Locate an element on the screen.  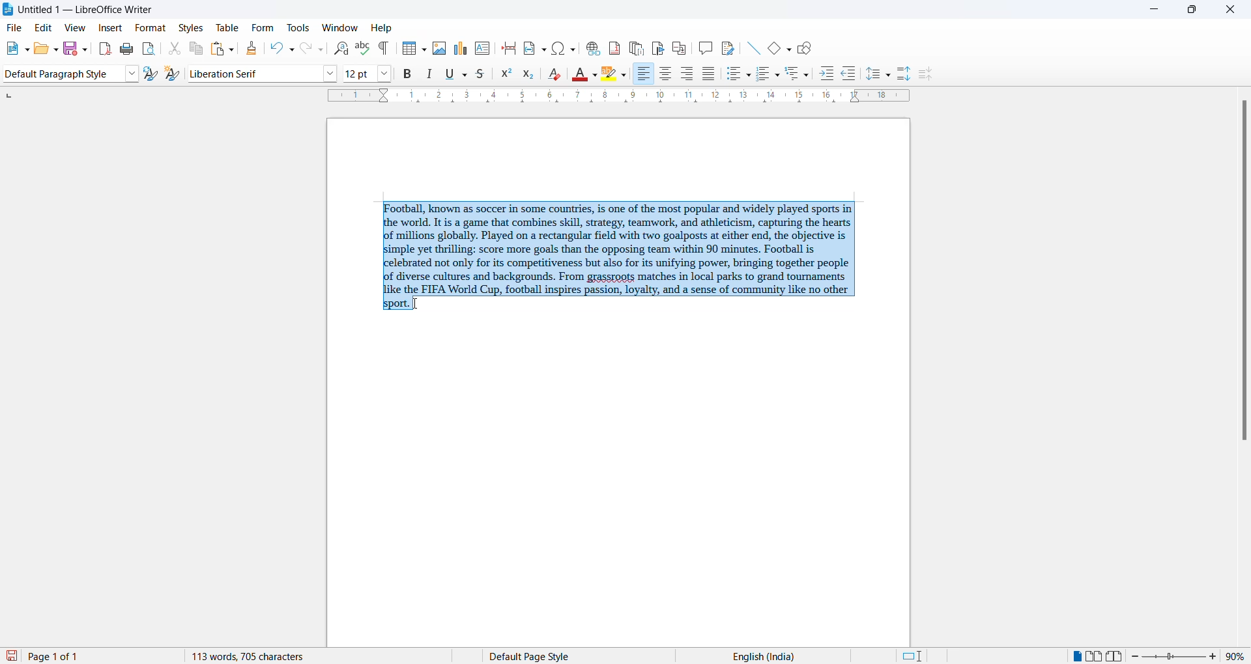
text align center is located at coordinates (666, 74).